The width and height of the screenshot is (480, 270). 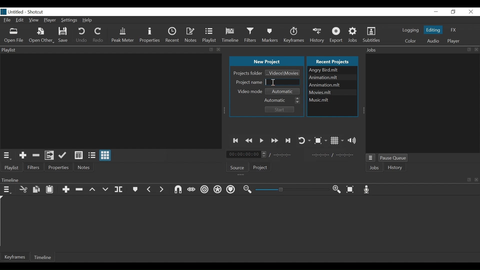 I want to click on View, so click(x=34, y=21).